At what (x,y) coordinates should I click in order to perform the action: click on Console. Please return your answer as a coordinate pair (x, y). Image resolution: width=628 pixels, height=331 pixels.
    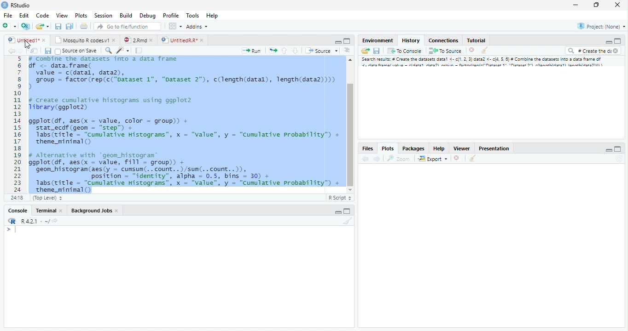
    Looking at the image, I should click on (19, 210).